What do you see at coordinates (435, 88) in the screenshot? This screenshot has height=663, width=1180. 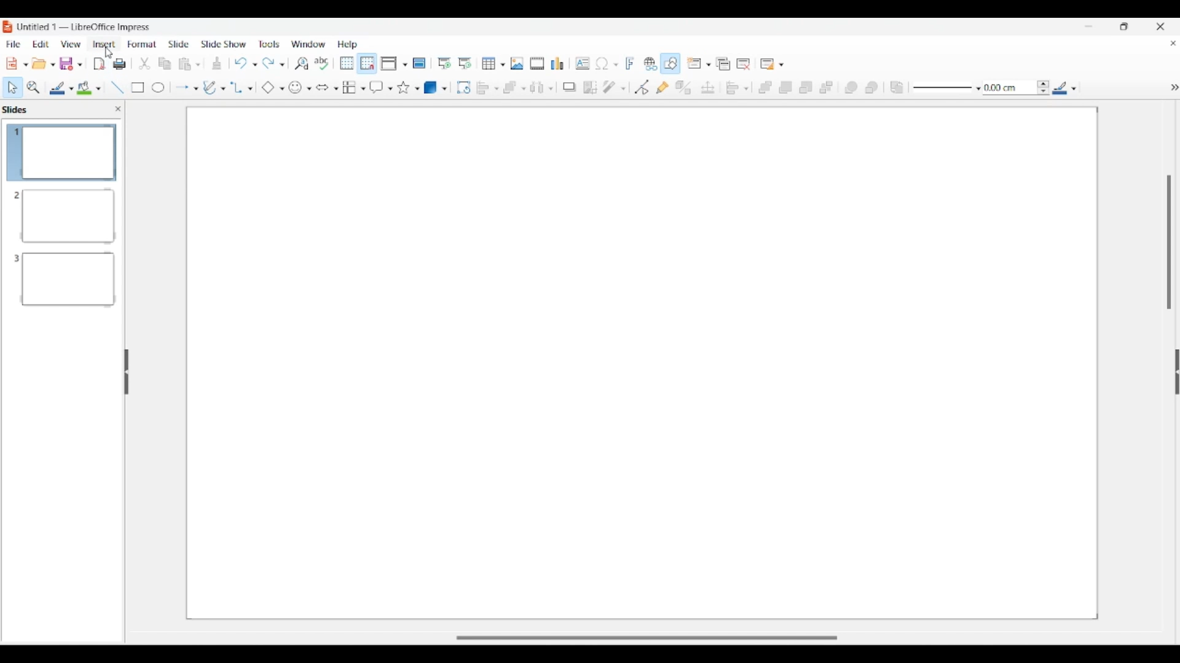 I see `3D object options` at bounding box center [435, 88].